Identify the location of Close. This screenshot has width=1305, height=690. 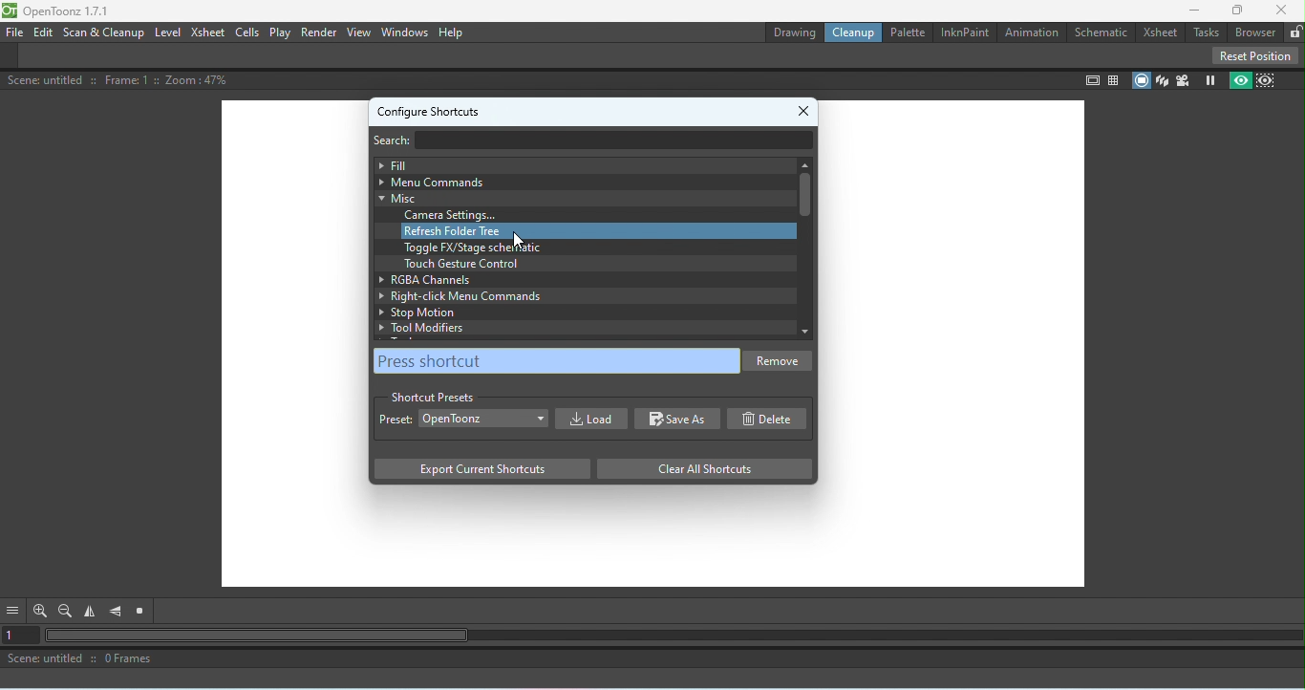
(1282, 10).